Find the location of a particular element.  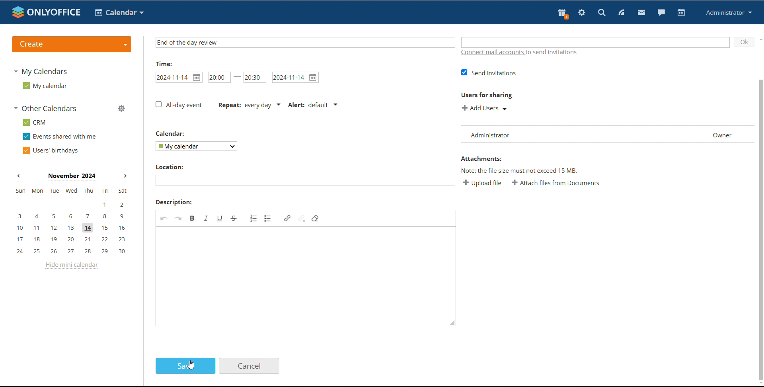

17, 18, 19, 20, 21, 22, 23 is located at coordinates (73, 239).